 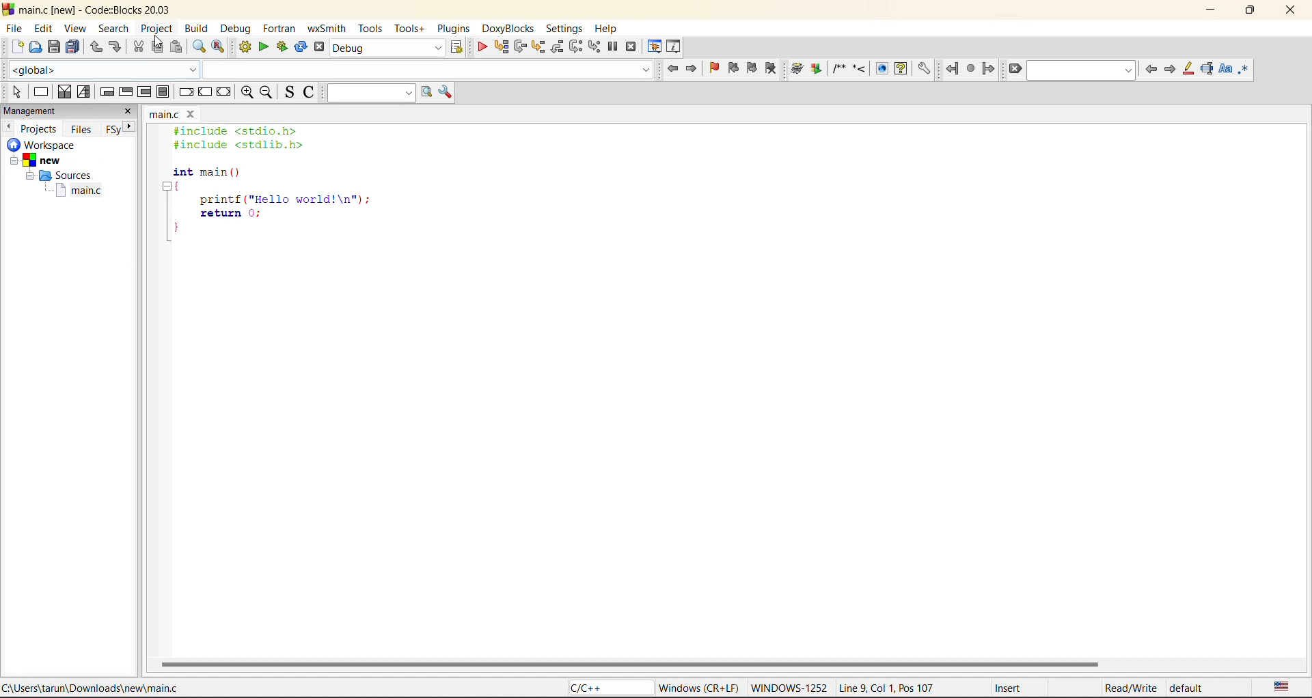 What do you see at coordinates (158, 46) in the screenshot?
I see `copy` at bounding box center [158, 46].